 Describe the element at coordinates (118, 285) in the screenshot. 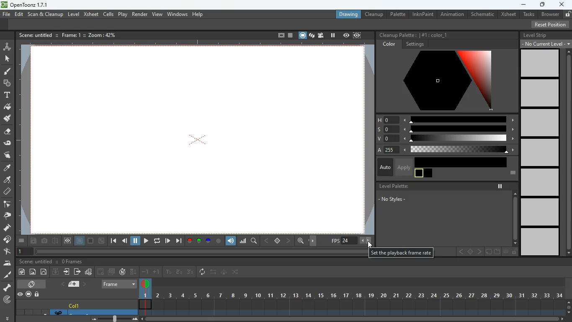

I see `frame` at that location.